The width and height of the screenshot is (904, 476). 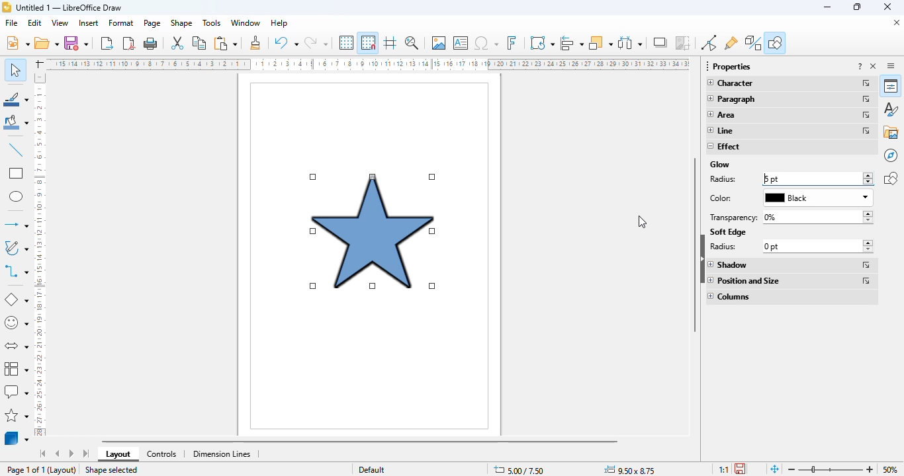 What do you see at coordinates (89, 22) in the screenshot?
I see `insert` at bounding box center [89, 22].